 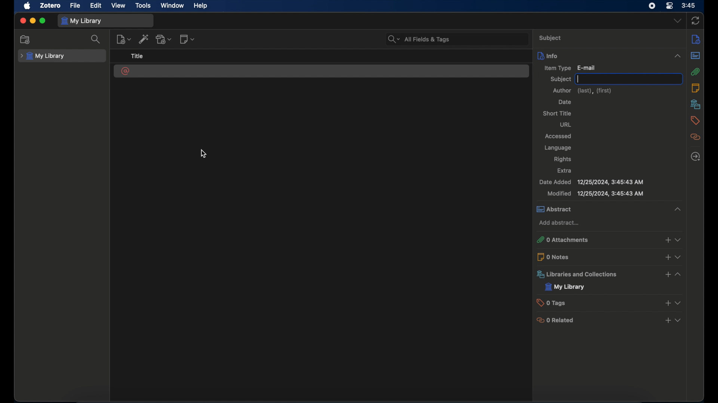 What do you see at coordinates (561, 79) in the screenshot?
I see `subject` at bounding box center [561, 79].